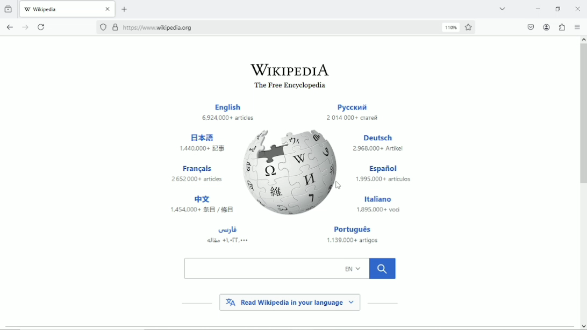 The width and height of the screenshot is (587, 330). I want to click on search, so click(290, 268).